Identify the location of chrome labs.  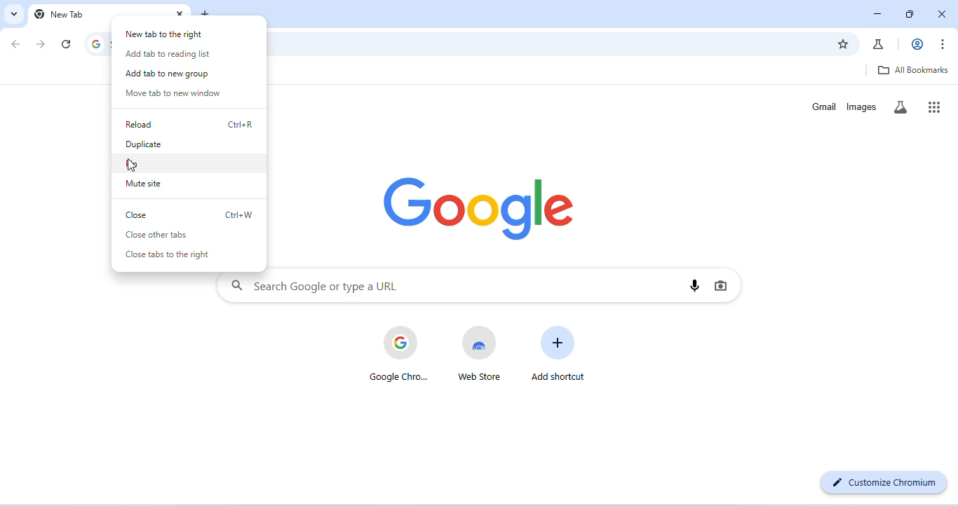
(882, 43).